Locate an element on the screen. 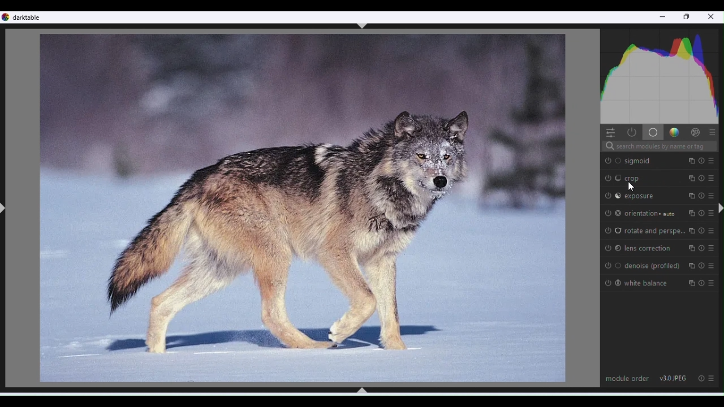  Reset is located at coordinates (700, 378).